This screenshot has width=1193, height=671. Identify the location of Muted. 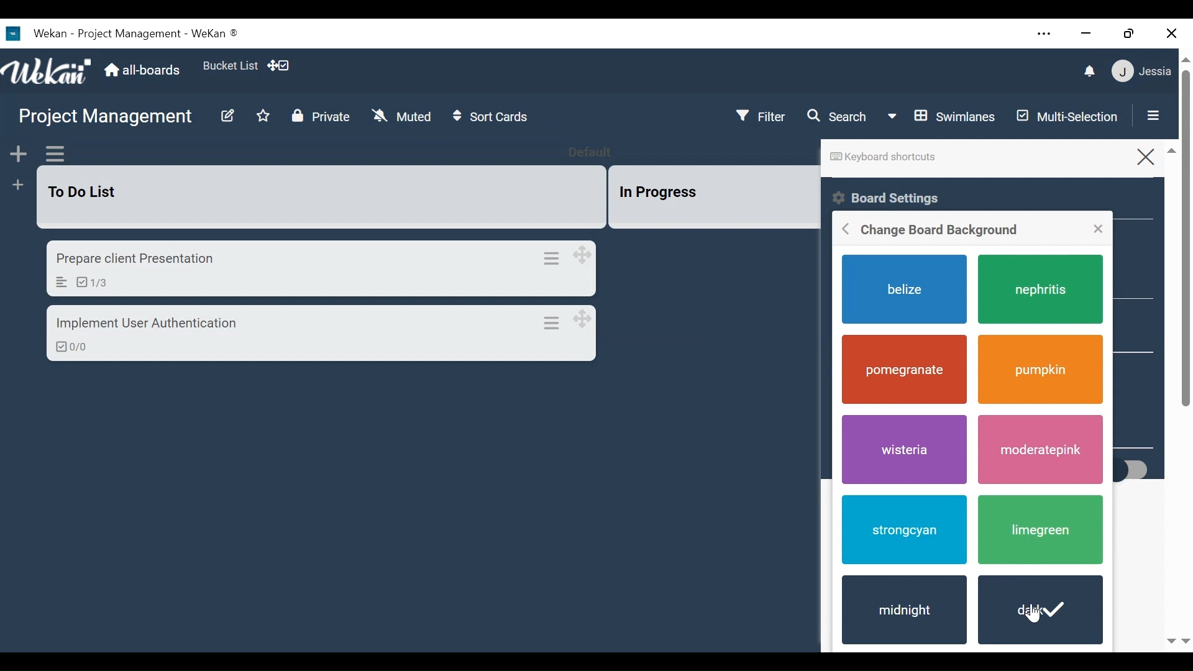
(401, 116).